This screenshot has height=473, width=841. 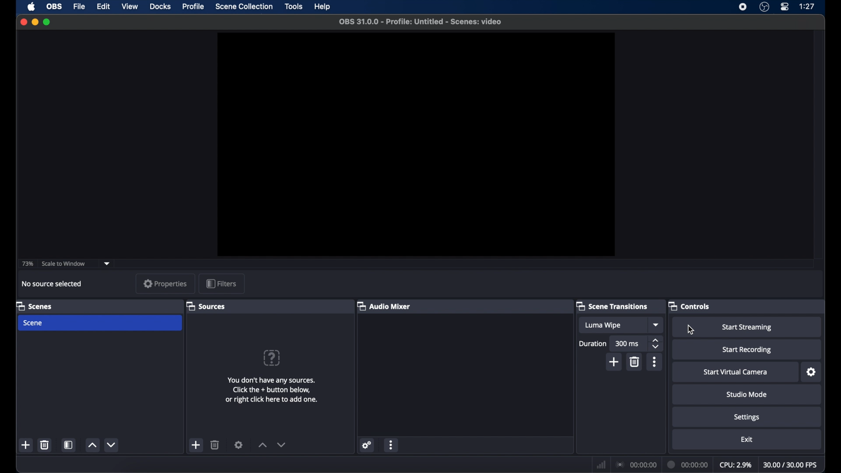 I want to click on advanced audio properties, so click(x=411, y=460).